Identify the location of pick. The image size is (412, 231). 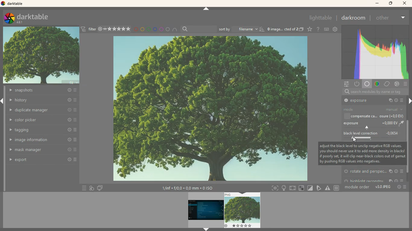
(319, 188).